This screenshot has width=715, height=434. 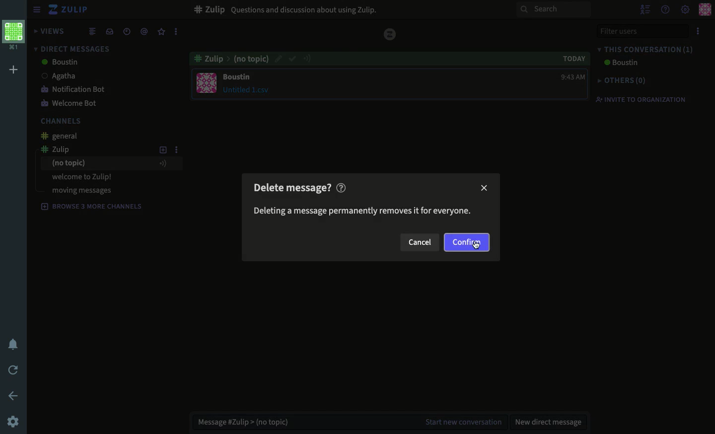 What do you see at coordinates (76, 10) in the screenshot?
I see `Zulip` at bounding box center [76, 10].